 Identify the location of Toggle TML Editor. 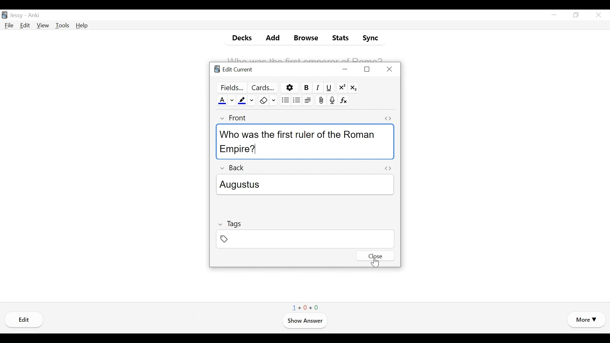
(388, 168).